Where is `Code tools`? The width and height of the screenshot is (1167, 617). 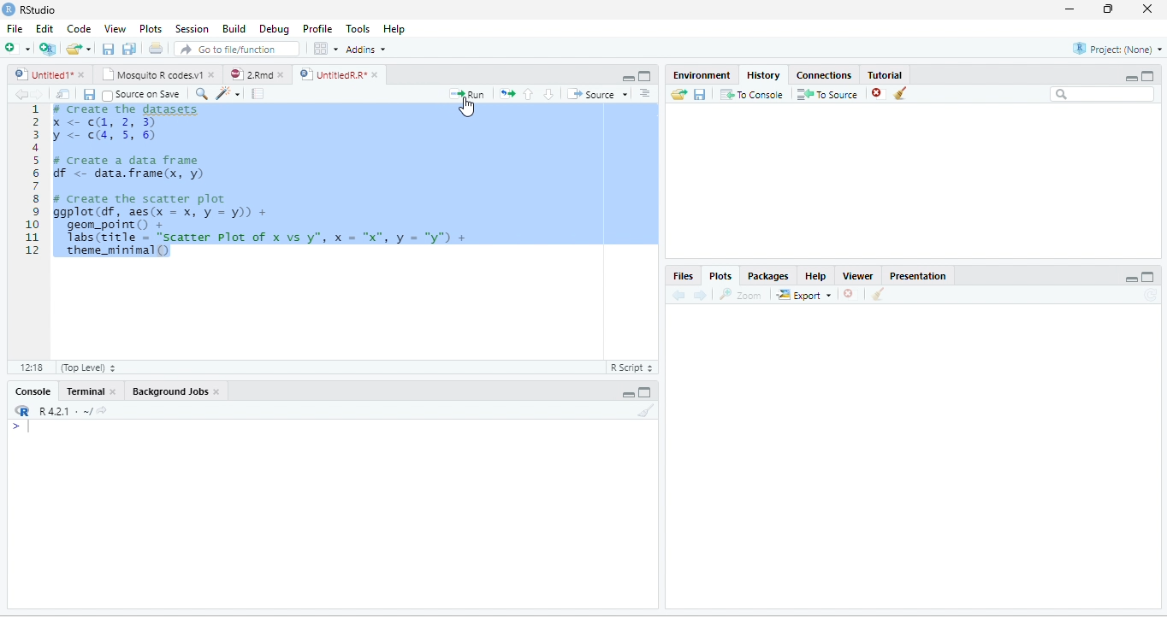
Code tools is located at coordinates (229, 94).